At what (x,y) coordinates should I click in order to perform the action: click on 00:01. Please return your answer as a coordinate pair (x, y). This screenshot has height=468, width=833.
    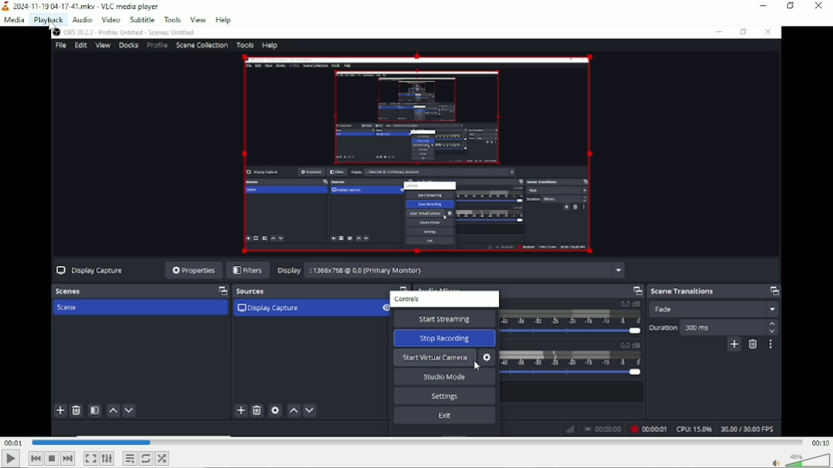
    Looking at the image, I should click on (13, 441).